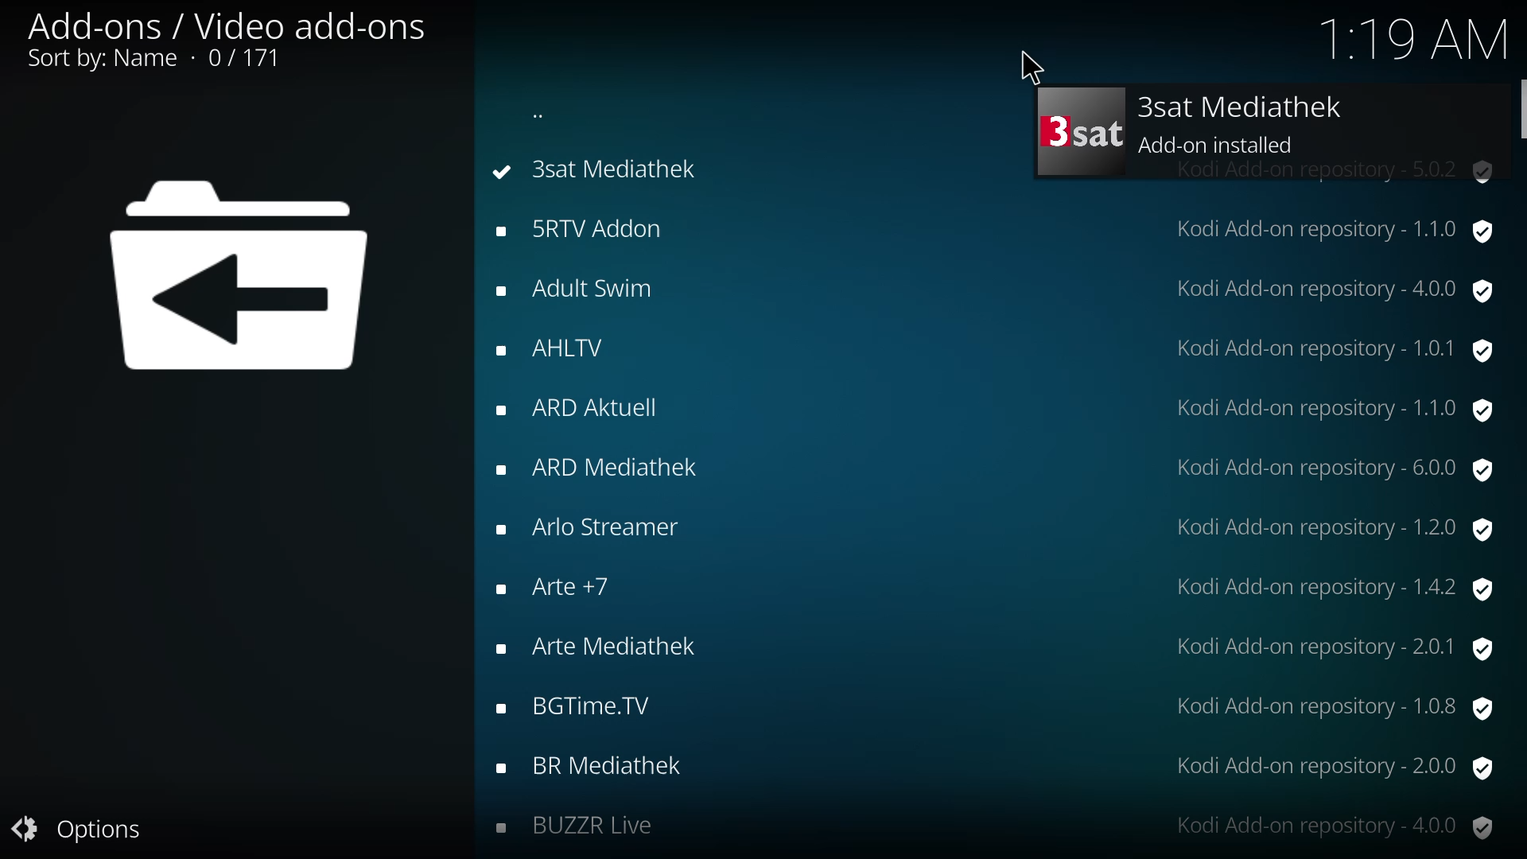 Image resolution: width=1527 pixels, height=859 pixels. I want to click on version, so click(1329, 410).